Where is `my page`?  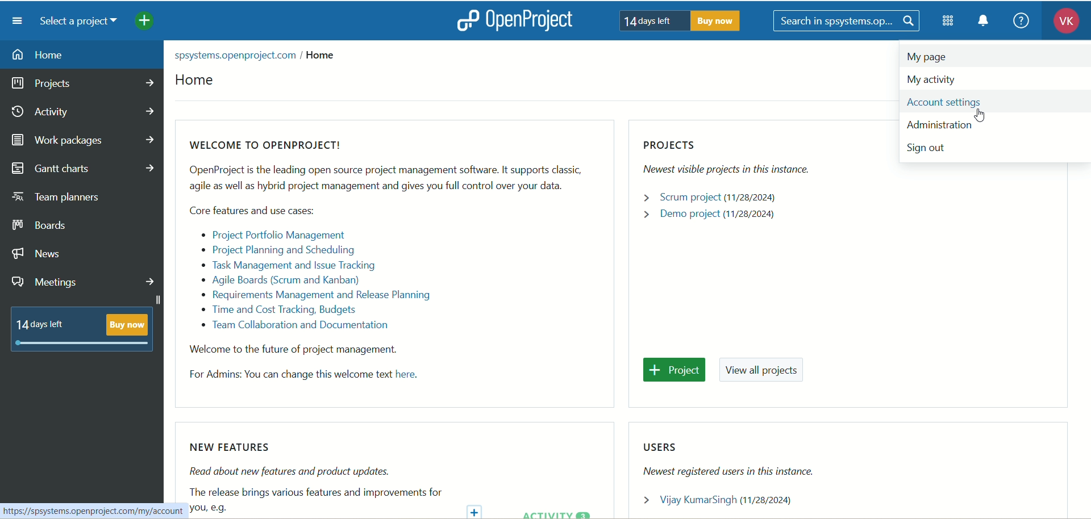 my page is located at coordinates (935, 58).